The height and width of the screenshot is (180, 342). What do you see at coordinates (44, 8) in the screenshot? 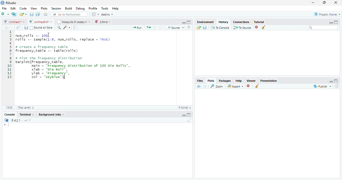
I see `Plots` at bounding box center [44, 8].